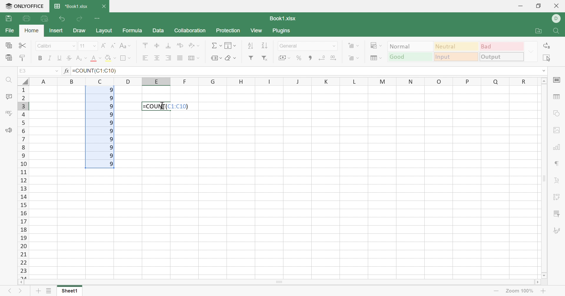 The width and height of the screenshot is (565, 296). What do you see at coordinates (230, 32) in the screenshot?
I see `Protection` at bounding box center [230, 32].